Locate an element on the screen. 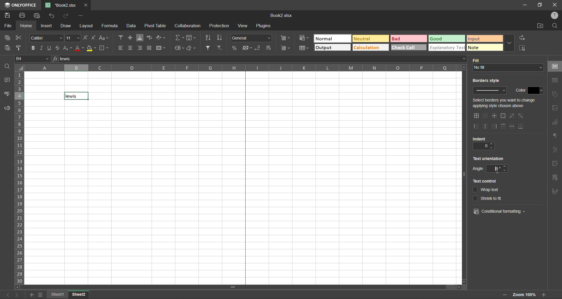 The height and width of the screenshot is (299, 562). move right is located at coordinates (457, 288).